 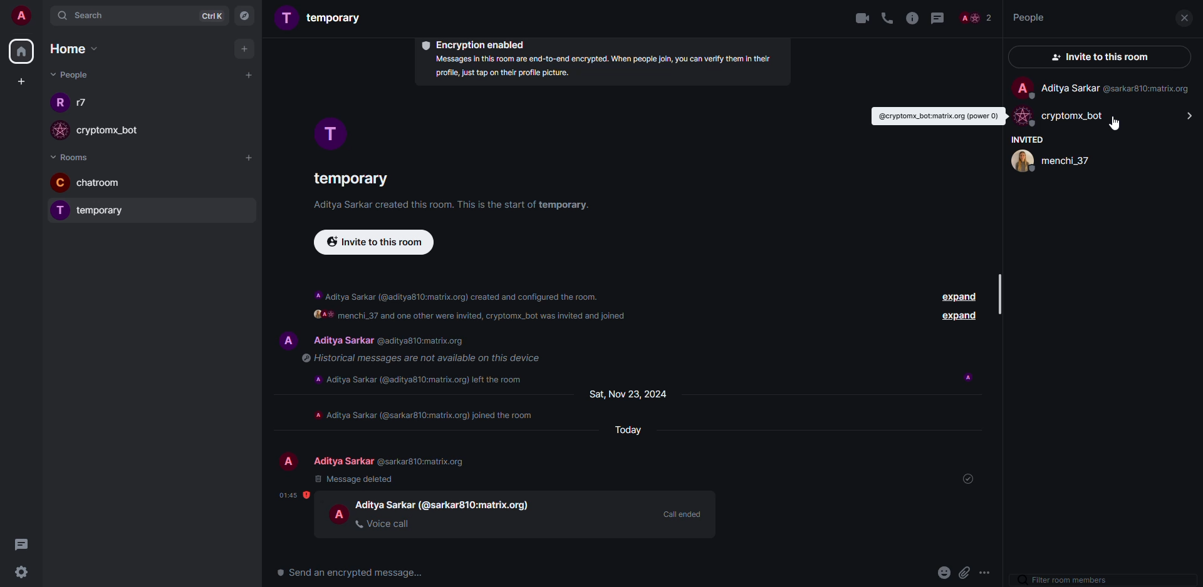 What do you see at coordinates (23, 17) in the screenshot?
I see `account` at bounding box center [23, 17].